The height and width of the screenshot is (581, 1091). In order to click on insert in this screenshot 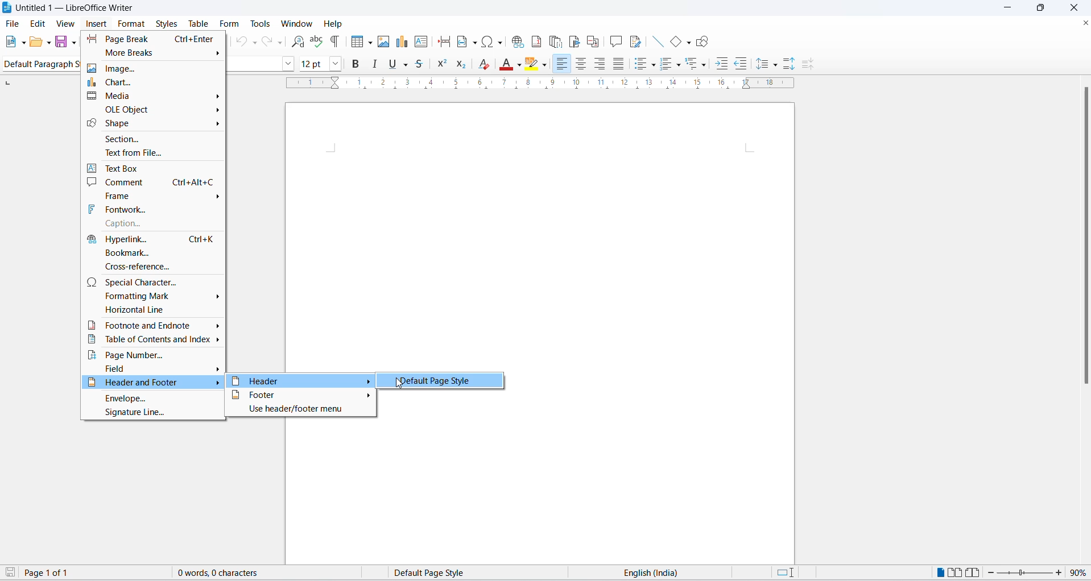, I will do `click(97, 23)`.